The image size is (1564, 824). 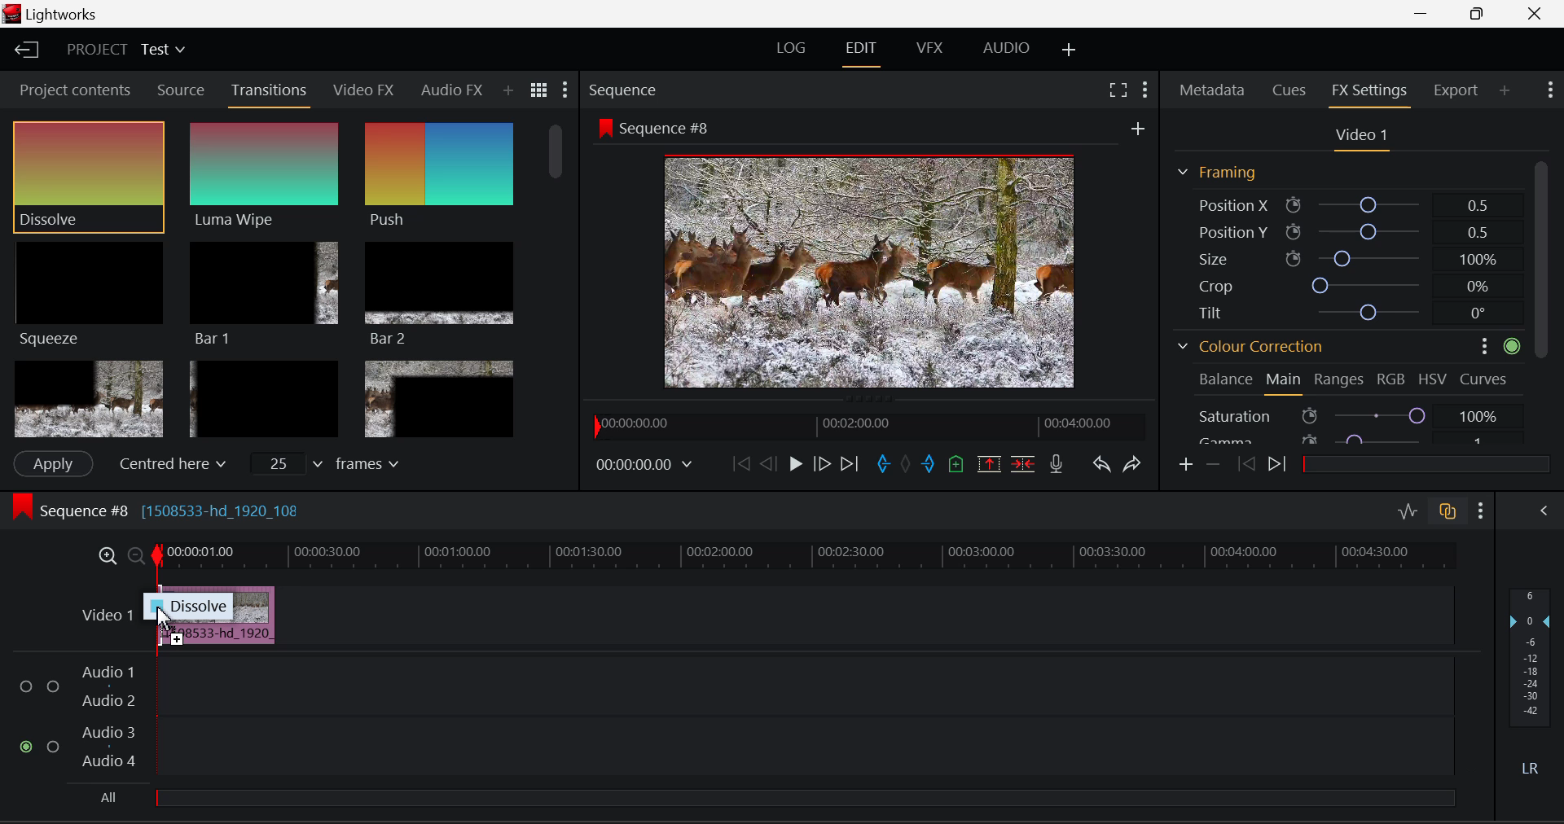 What do you see at coordinates (153, 510) in the screenshot?
I see `Sequence #8 Editing Section` at bounding box center [153, 510].